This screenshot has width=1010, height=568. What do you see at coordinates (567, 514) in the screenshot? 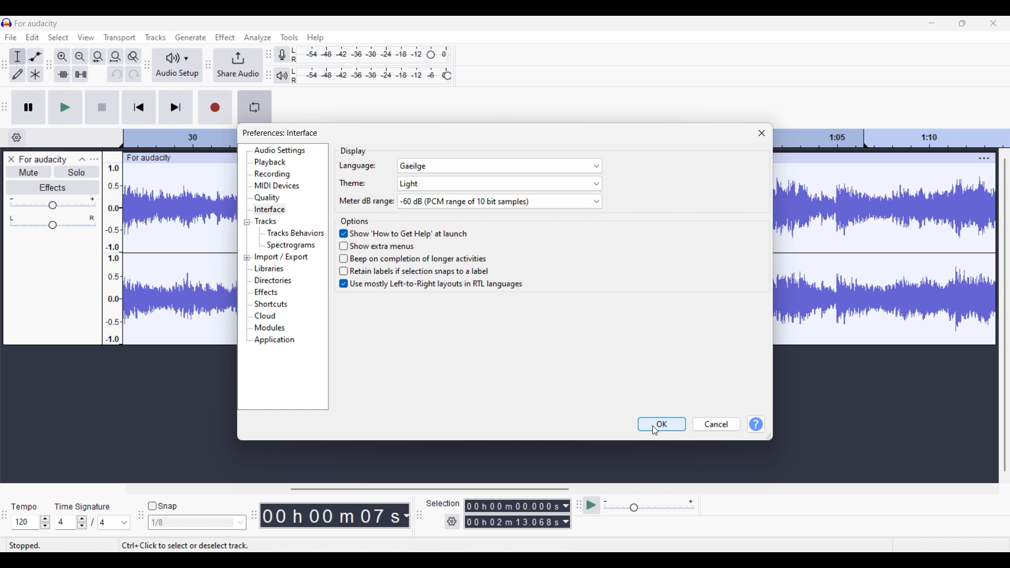
I see `Duration measurement` at bounding box center [567, 514].